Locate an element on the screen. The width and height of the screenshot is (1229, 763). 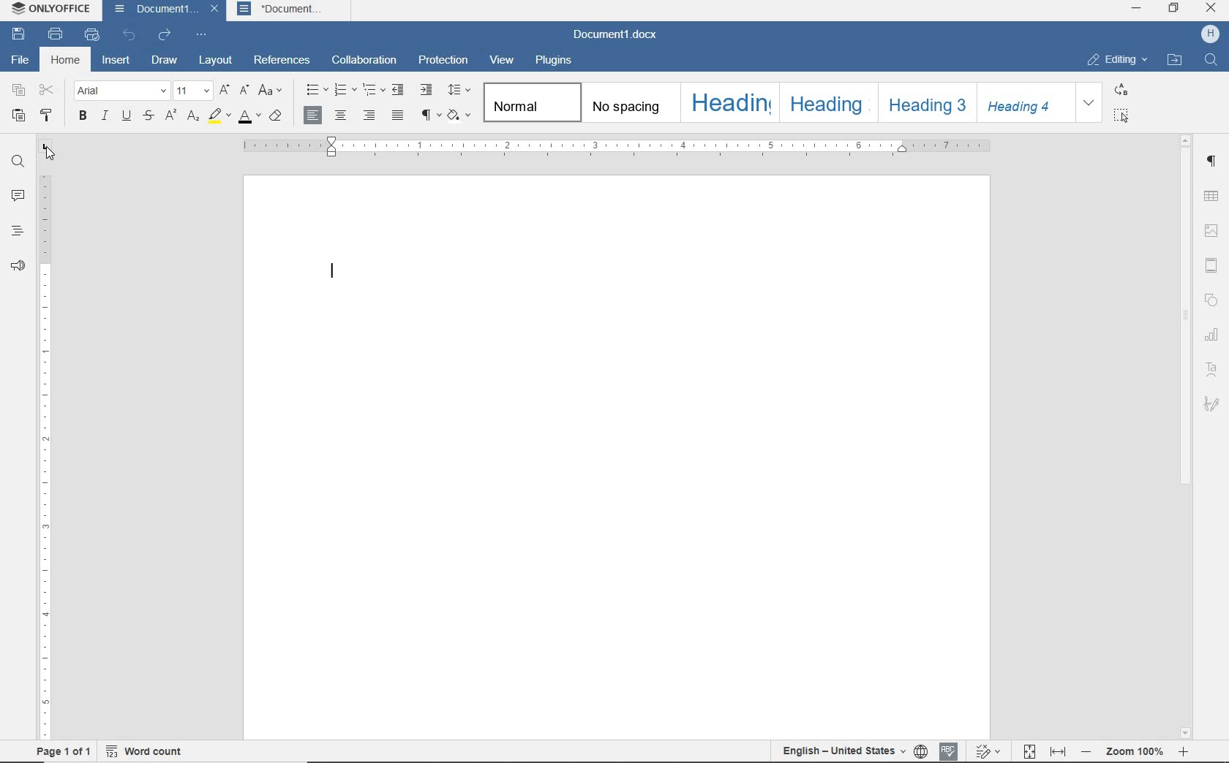
FONT is located at coordinates (121, 91).